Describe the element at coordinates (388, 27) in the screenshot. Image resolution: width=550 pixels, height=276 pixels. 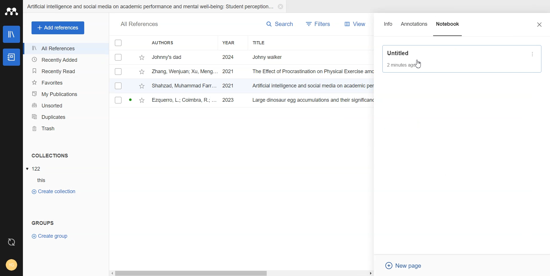
I see `Info` at that location.